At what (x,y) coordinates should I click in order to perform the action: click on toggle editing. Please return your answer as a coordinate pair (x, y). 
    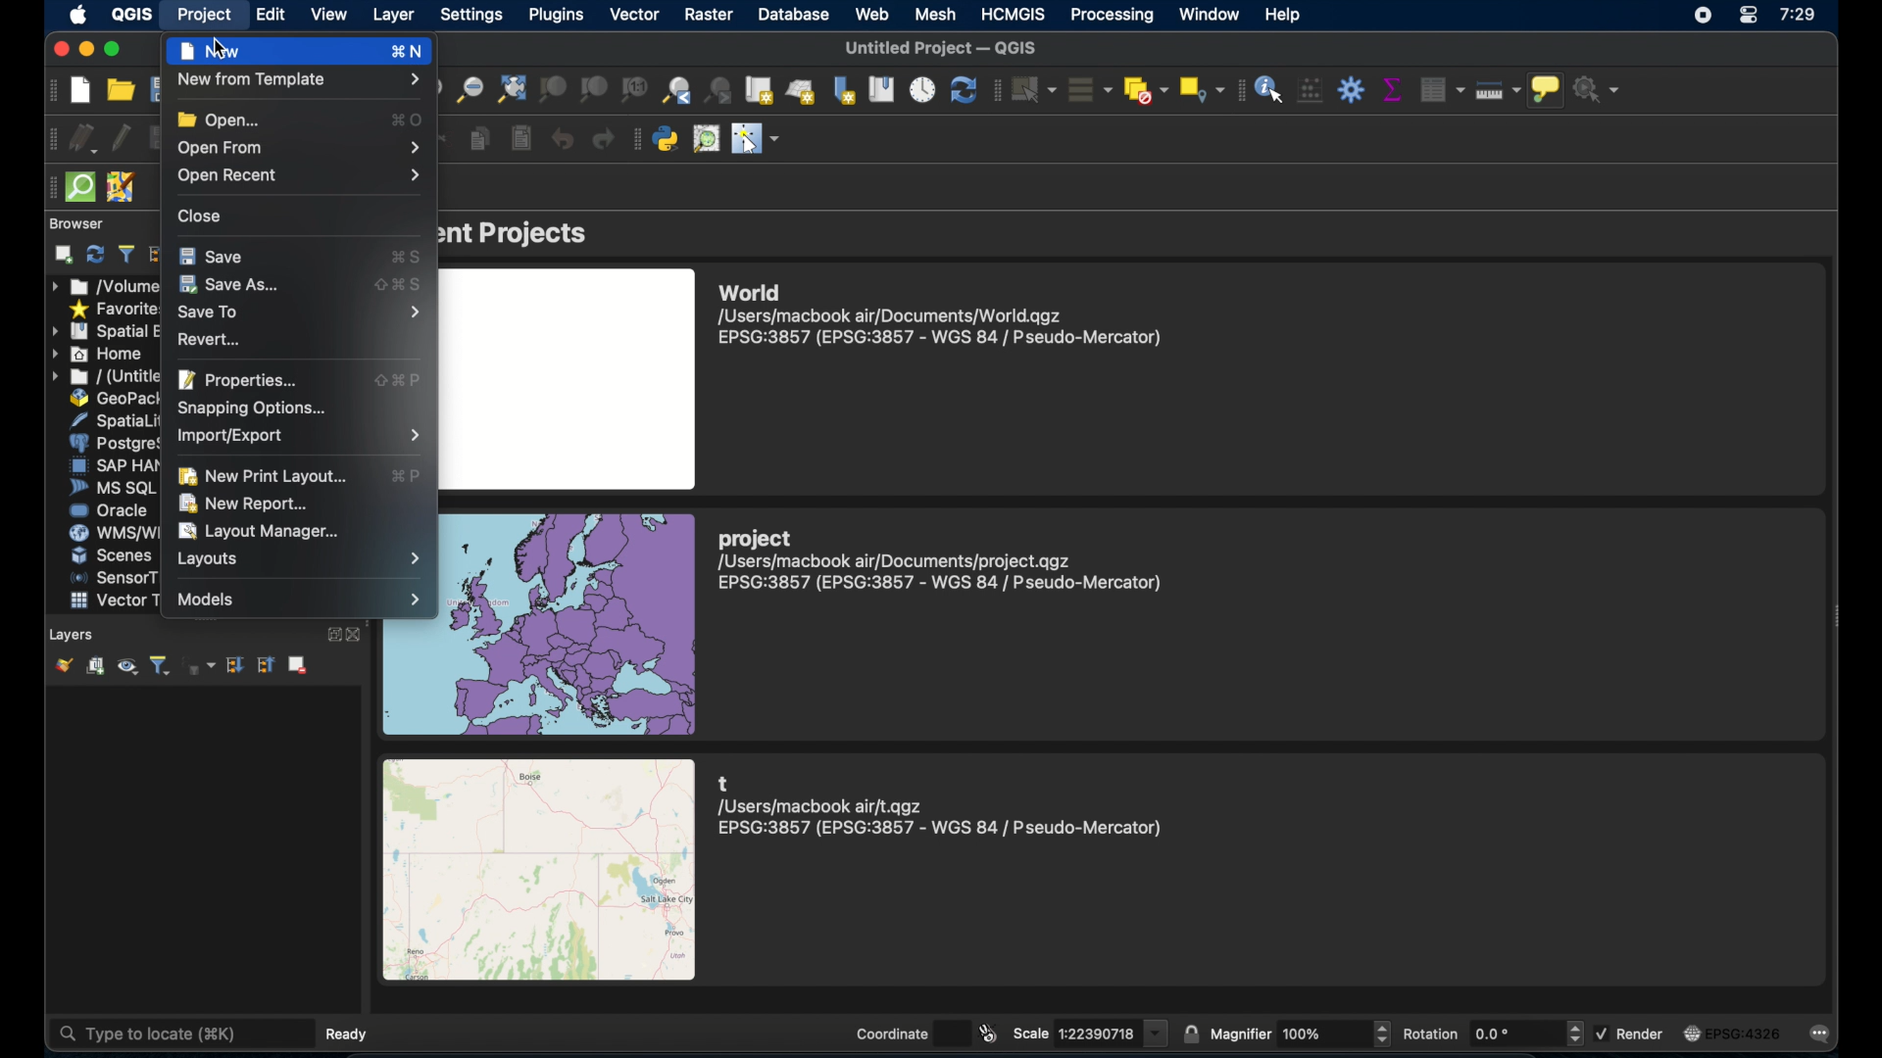
    Looking at the image, I should click on (123, 135).